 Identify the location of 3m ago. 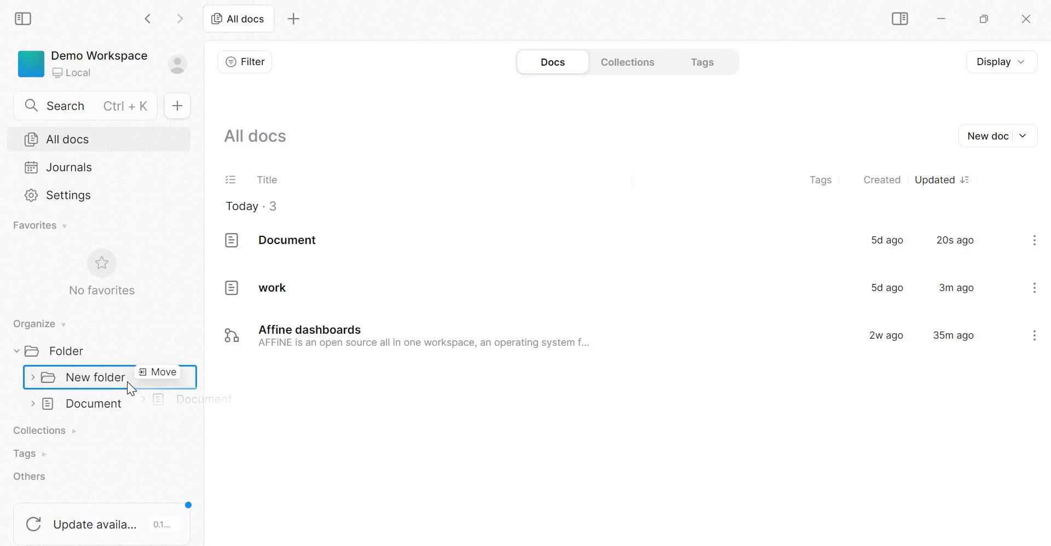
(957, 287).